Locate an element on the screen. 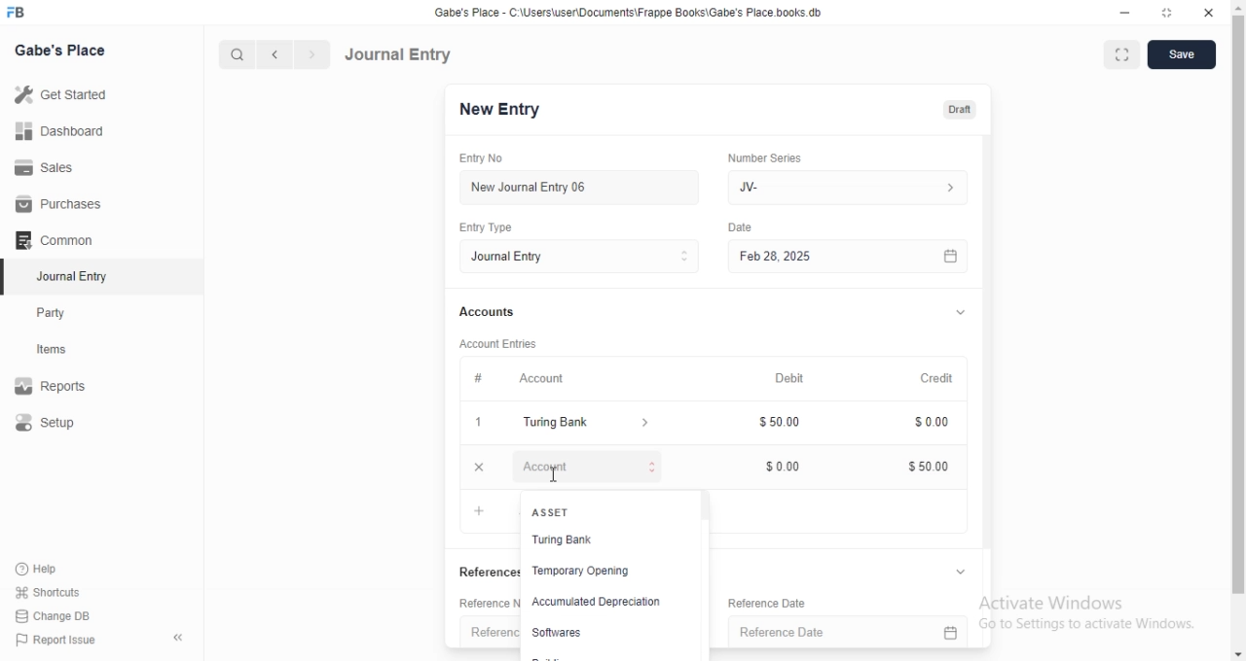 The image size is (1246, 661). 1 is located at coordinates (483, 423).